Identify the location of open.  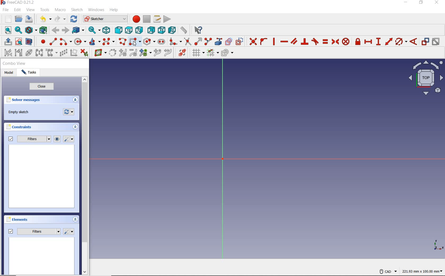
(18, 19).